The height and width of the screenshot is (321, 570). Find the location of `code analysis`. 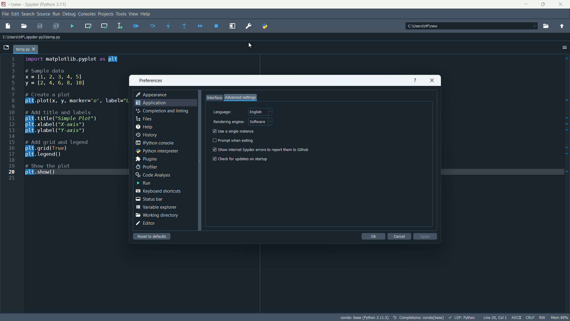

code analysis is located at coordinates (153, 175).